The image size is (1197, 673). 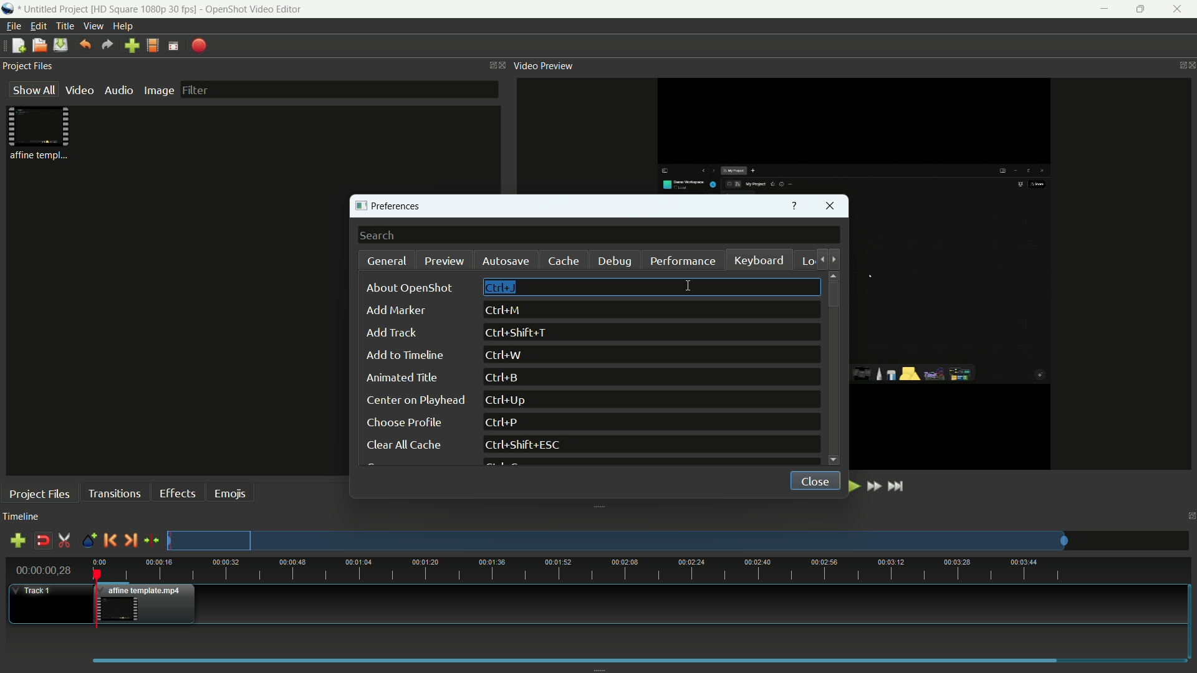 What do you see at coordinates (388, 261) in the screenshot?
I see `general` at bounding box center [388, 261].